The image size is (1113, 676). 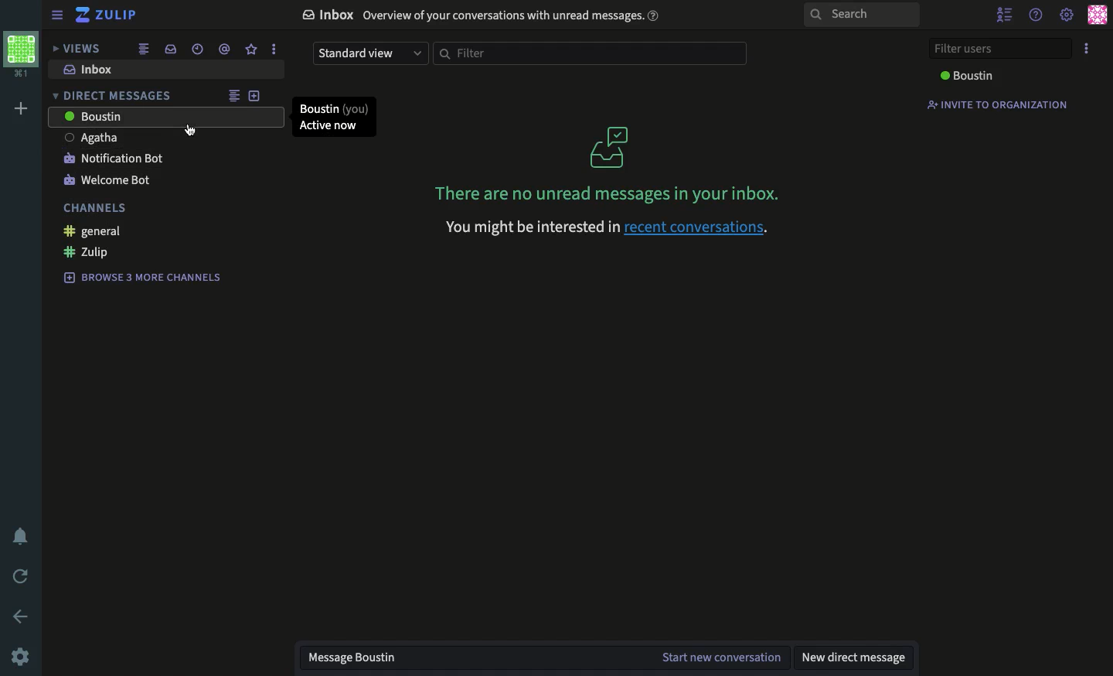 What do you see at coordinates (1005, 15) in the screenshot?
I see `hide user list` at bounding box center [1005, 15].